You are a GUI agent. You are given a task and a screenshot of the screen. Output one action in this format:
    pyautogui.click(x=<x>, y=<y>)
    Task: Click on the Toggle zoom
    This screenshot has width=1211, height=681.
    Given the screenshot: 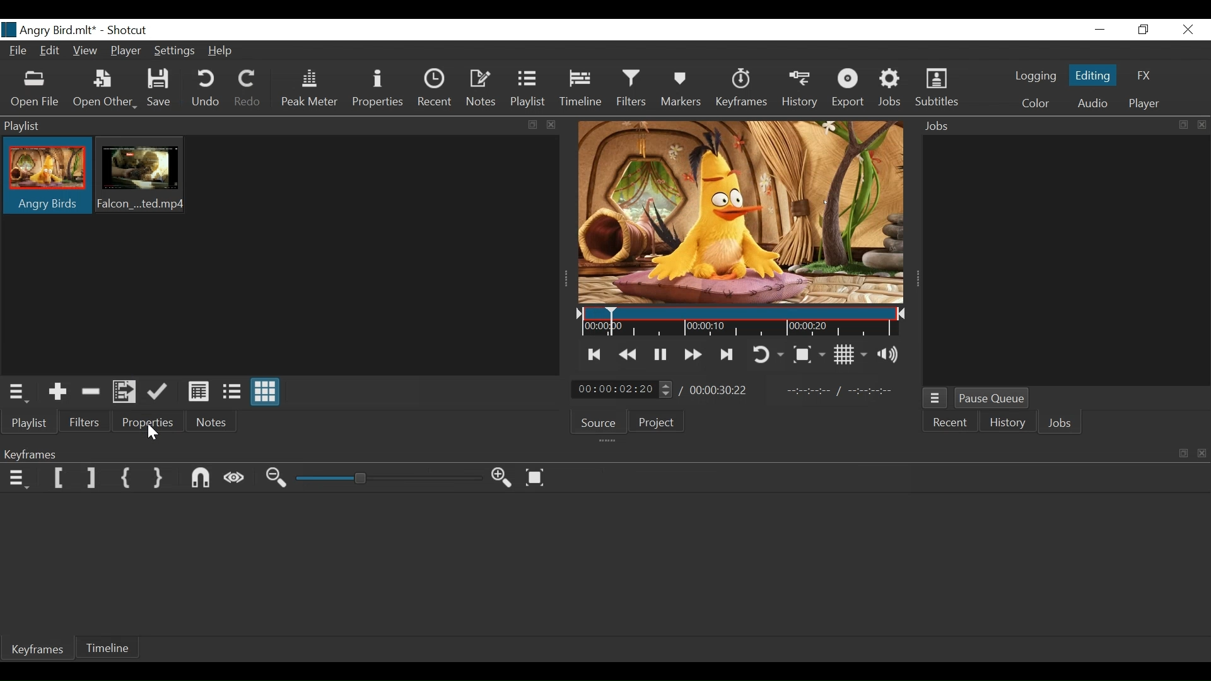 What is the action you would take?
    pyautogui.click(x=810, y=353)
    